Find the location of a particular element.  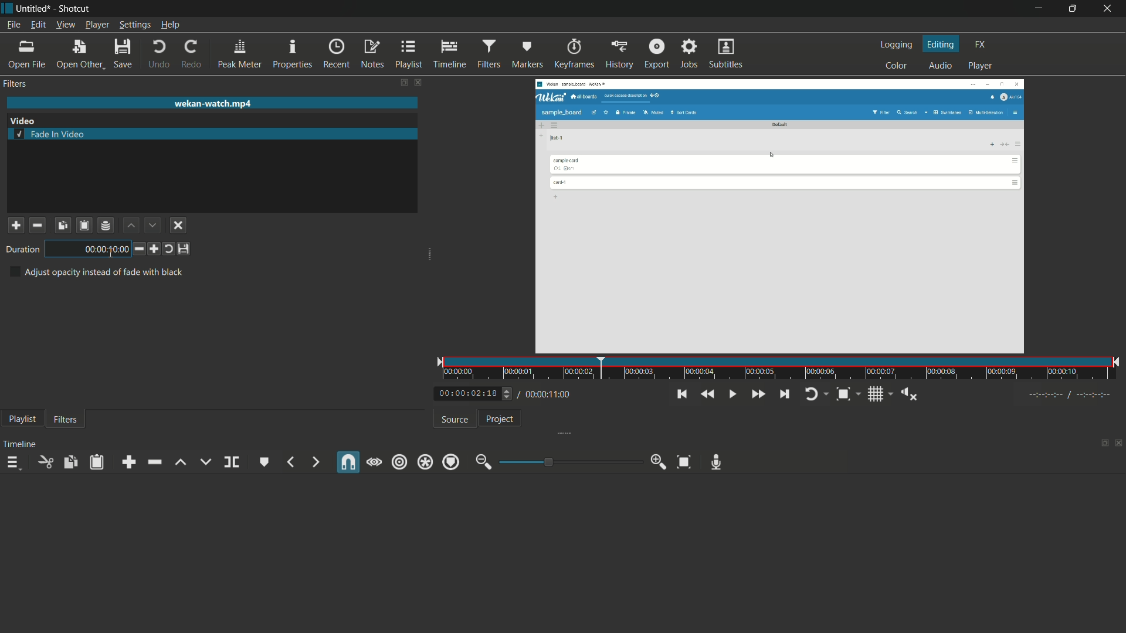

adjust is located at coordinates (503, 393).